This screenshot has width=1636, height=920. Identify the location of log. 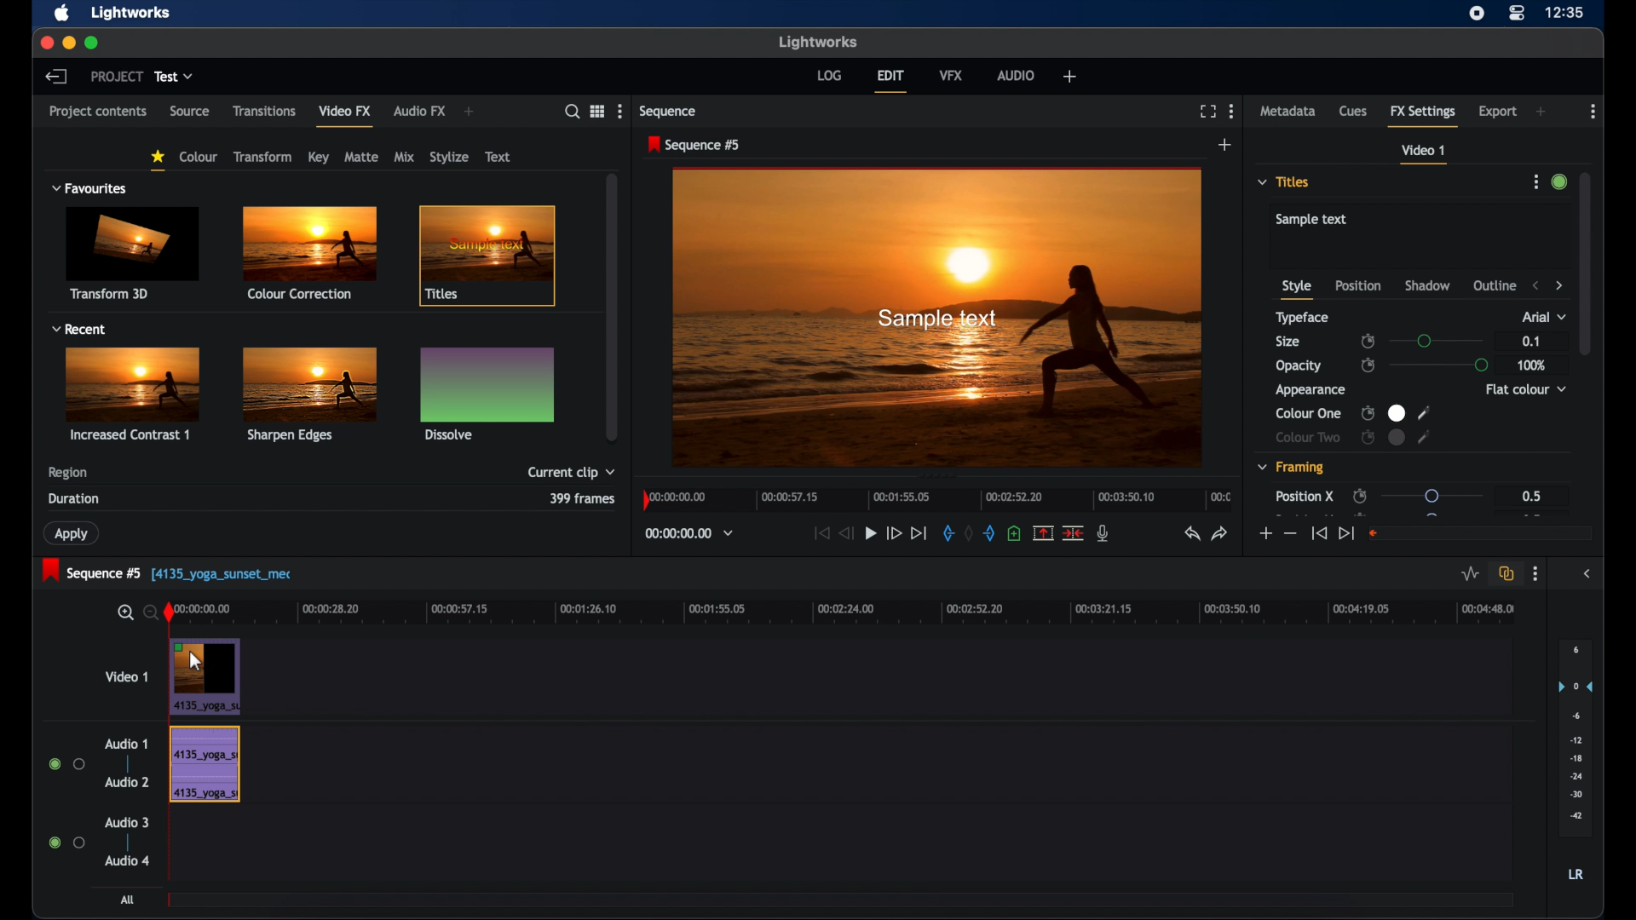
(829, 76).